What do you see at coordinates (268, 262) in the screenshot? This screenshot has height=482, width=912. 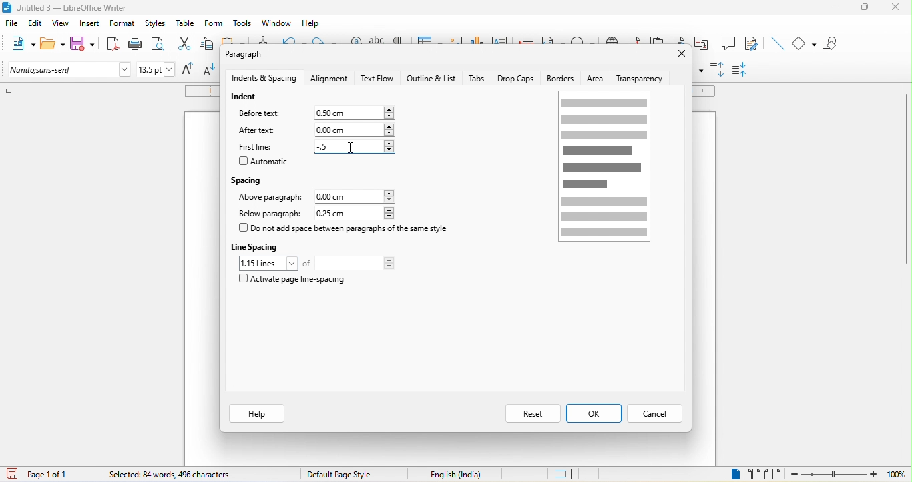 I see `1.15 loines` at bounding box center [268, 262].